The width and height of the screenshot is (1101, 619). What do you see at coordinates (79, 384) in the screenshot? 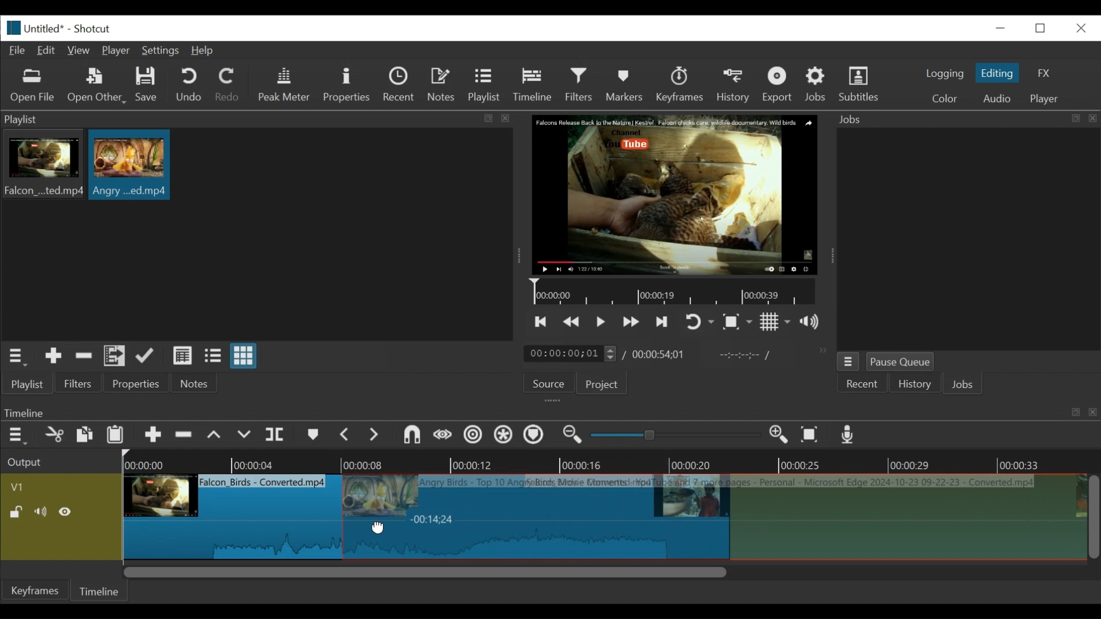
I see `Filters` at bounding box center [79, 384].